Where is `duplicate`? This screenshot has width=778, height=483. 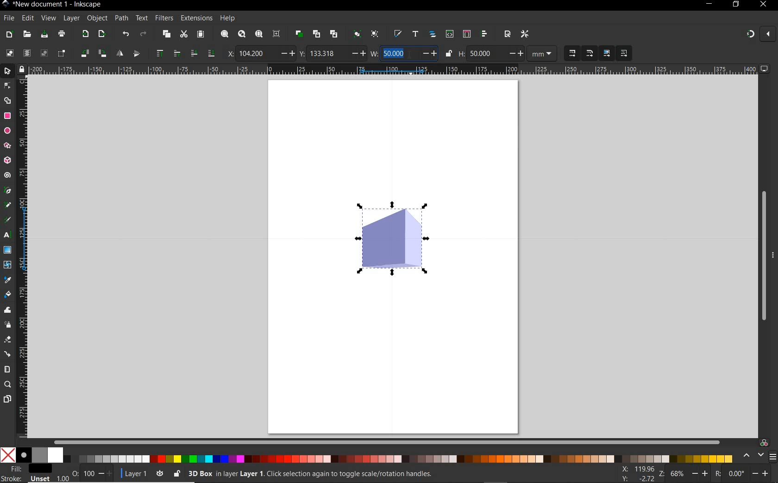
duplicate is located at coordinates (298, 34).